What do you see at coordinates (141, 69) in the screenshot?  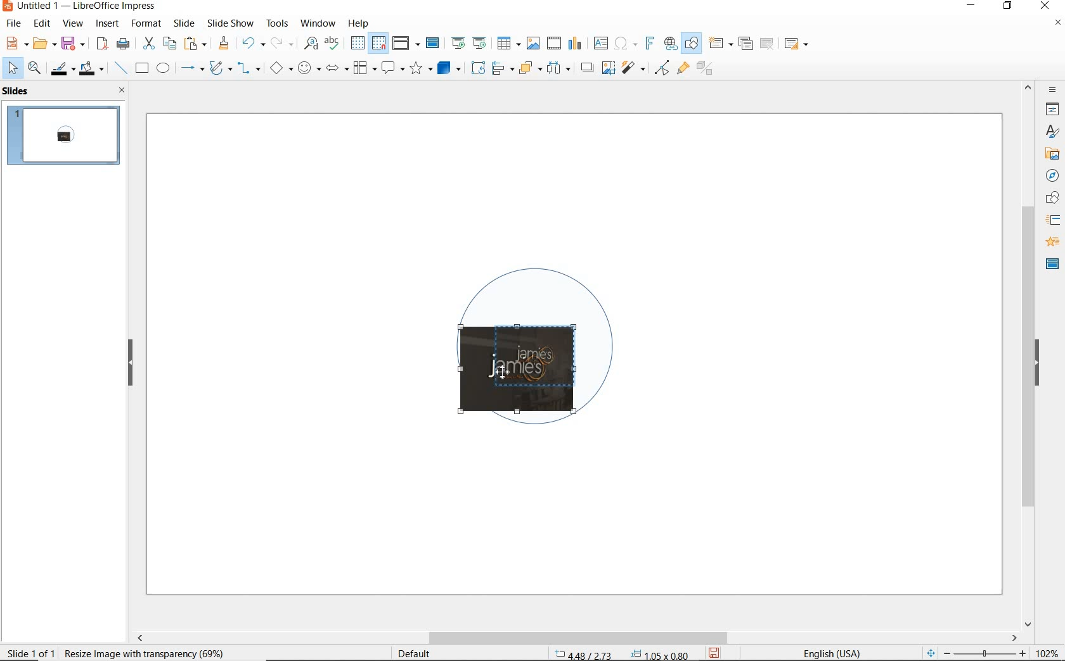 I see `rectangle` at bounding box center [141, 69].